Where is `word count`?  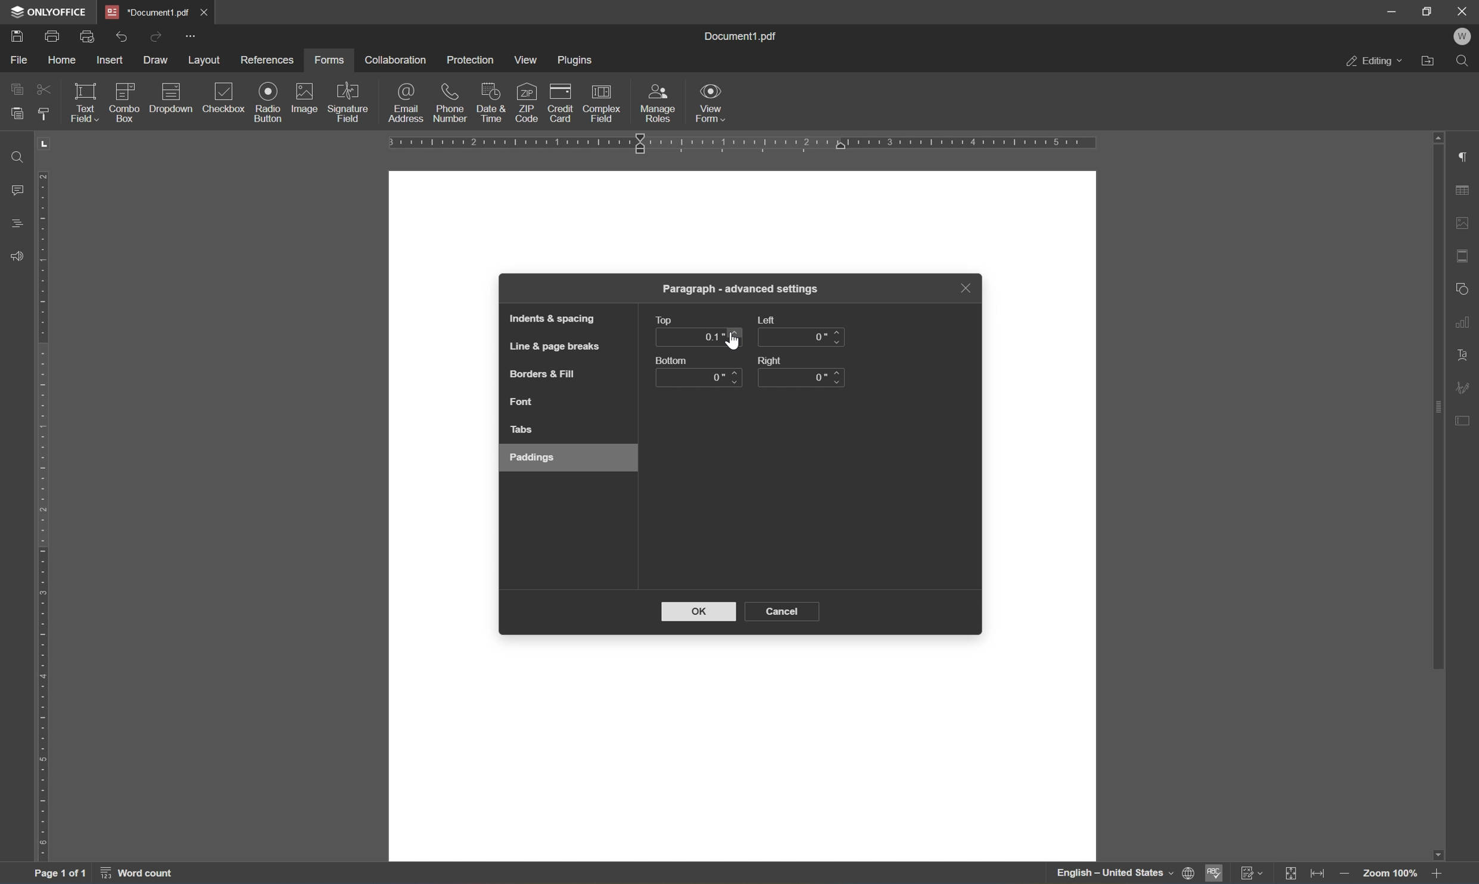 word count is located at coordinates (147, 874).